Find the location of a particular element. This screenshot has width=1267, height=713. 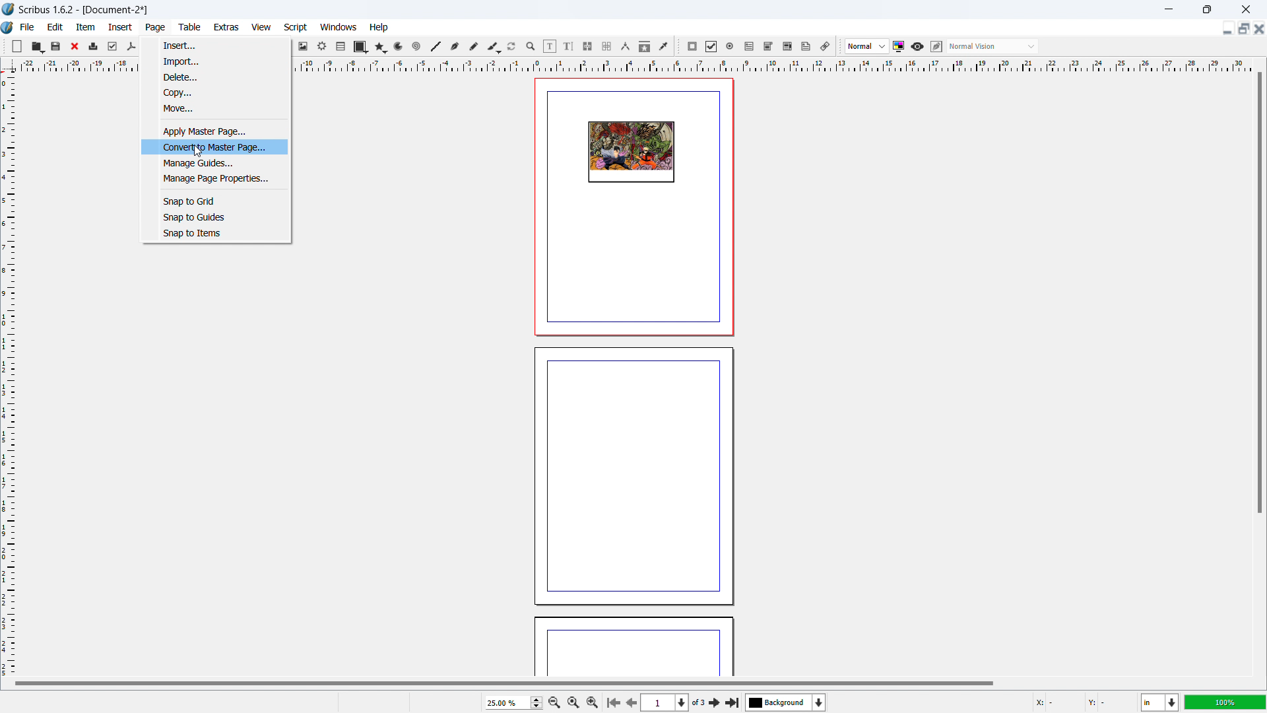

last page is located at coordinates (732, 700).